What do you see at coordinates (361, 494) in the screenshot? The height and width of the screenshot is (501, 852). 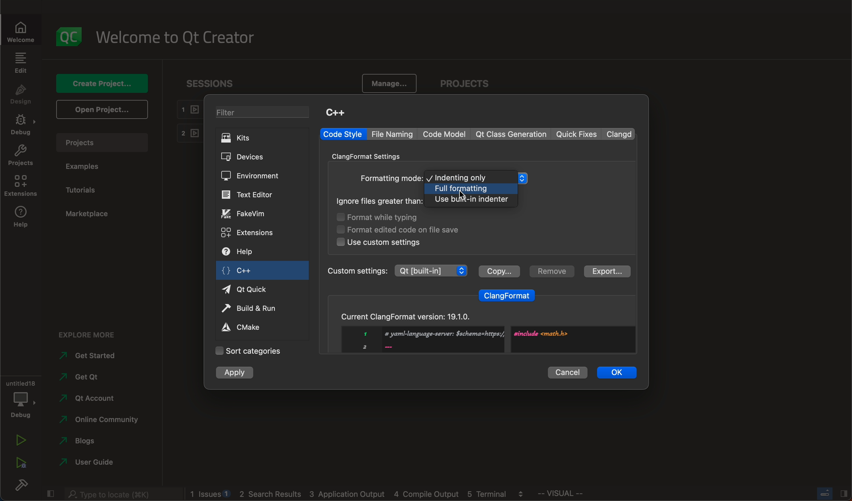 I see `logs` at bounding box center [361, 494].